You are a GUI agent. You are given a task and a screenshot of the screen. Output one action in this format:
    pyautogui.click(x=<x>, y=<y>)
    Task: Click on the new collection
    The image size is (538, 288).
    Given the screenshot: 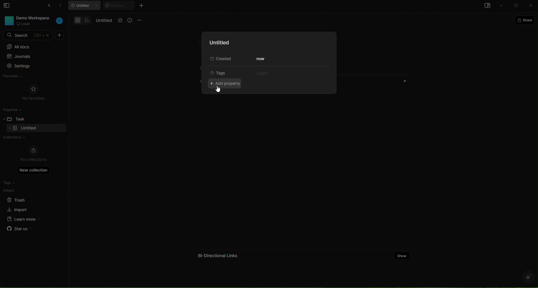 What is the action you would take?
    pyautogui.click(x=34, y=170)
    